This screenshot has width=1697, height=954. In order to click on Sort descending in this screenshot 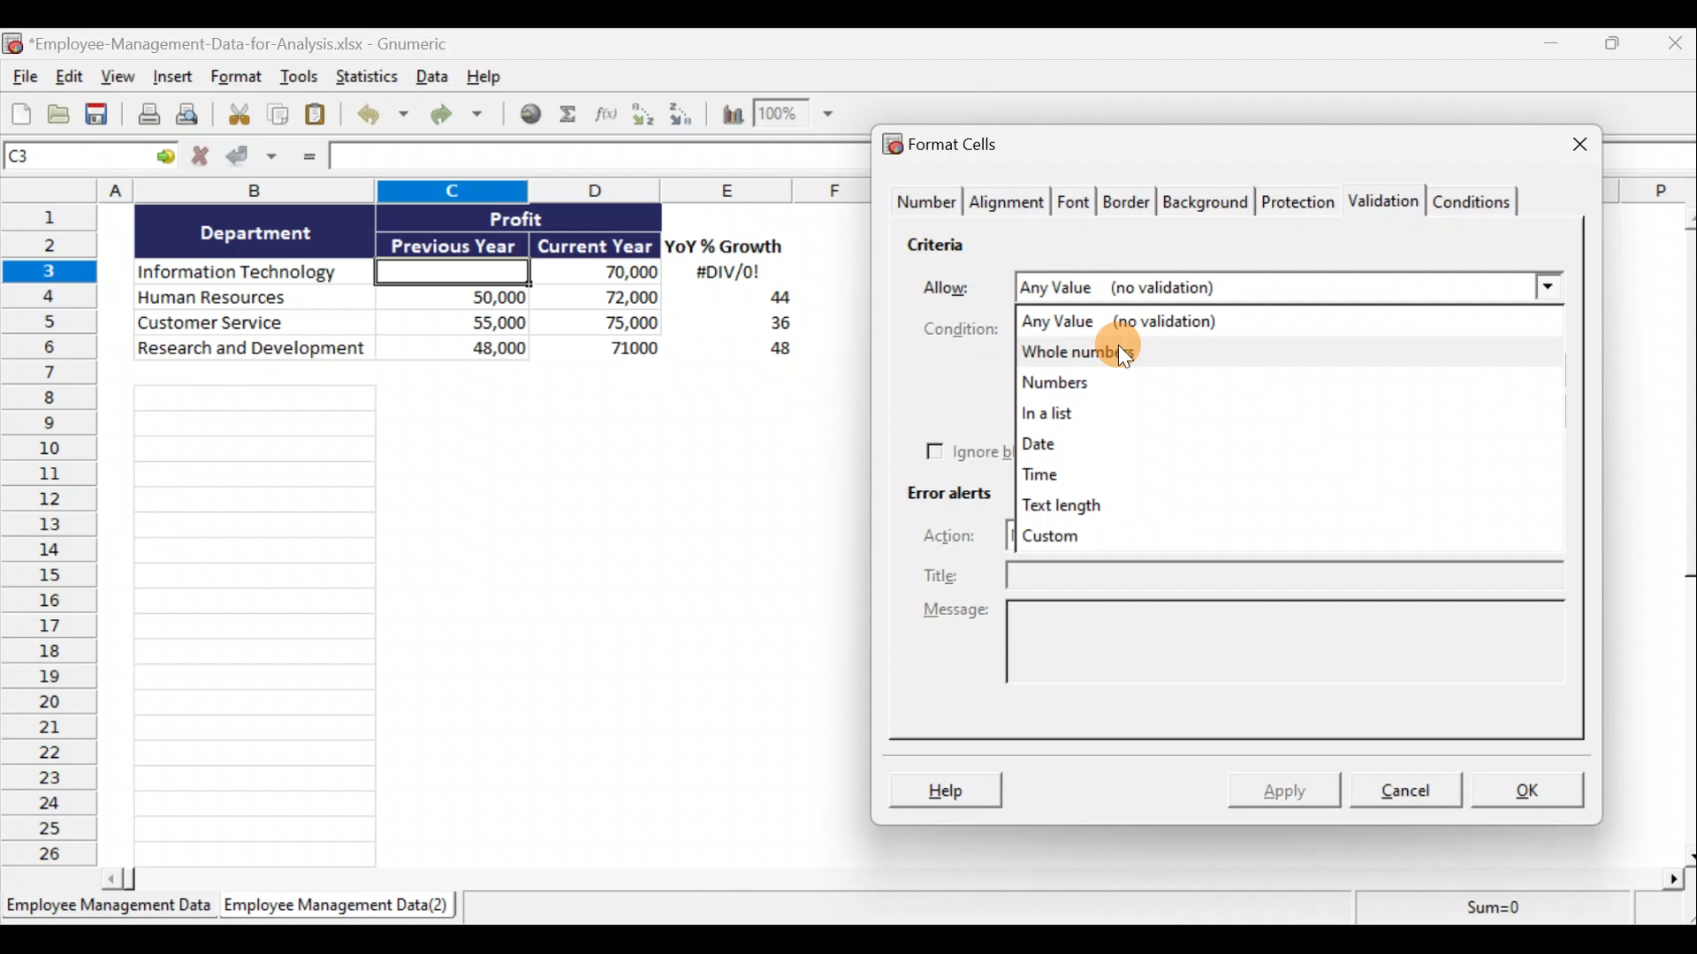, I will do `click(678, 111)`.